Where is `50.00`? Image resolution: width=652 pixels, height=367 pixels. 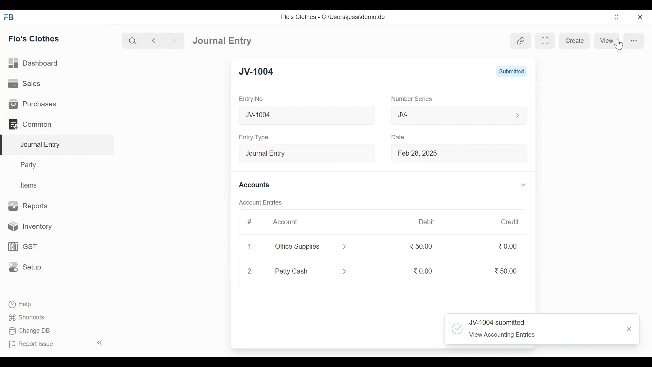 50.00 is located at coordinates (501, 272).